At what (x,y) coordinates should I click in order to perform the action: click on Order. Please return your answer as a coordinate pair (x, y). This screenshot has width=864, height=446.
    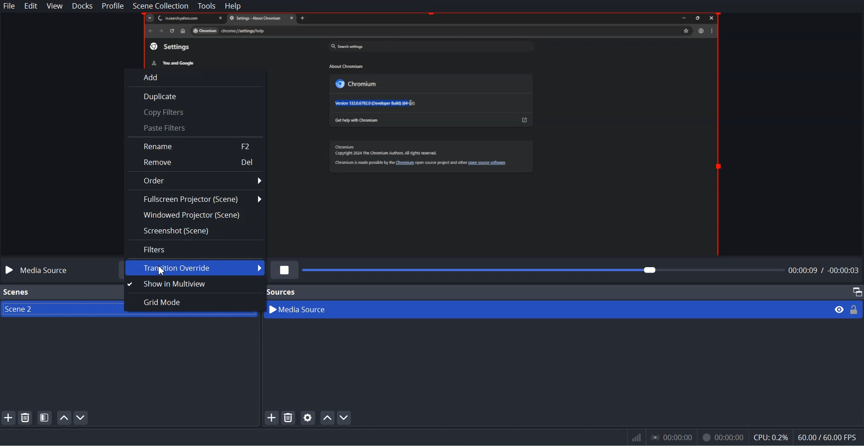
    Looking at the image, I should click on (196, 181).